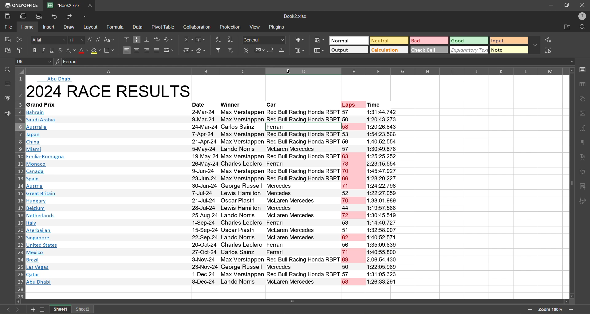 The height and width of the screenshot is (314, 590). What do you see at coordinates (170, 51) in the screenshot?
I see `merge and center` at bounding box center [170, 51].